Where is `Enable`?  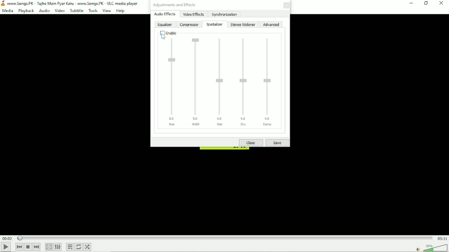 Enable is located at coordinates (167, 33).